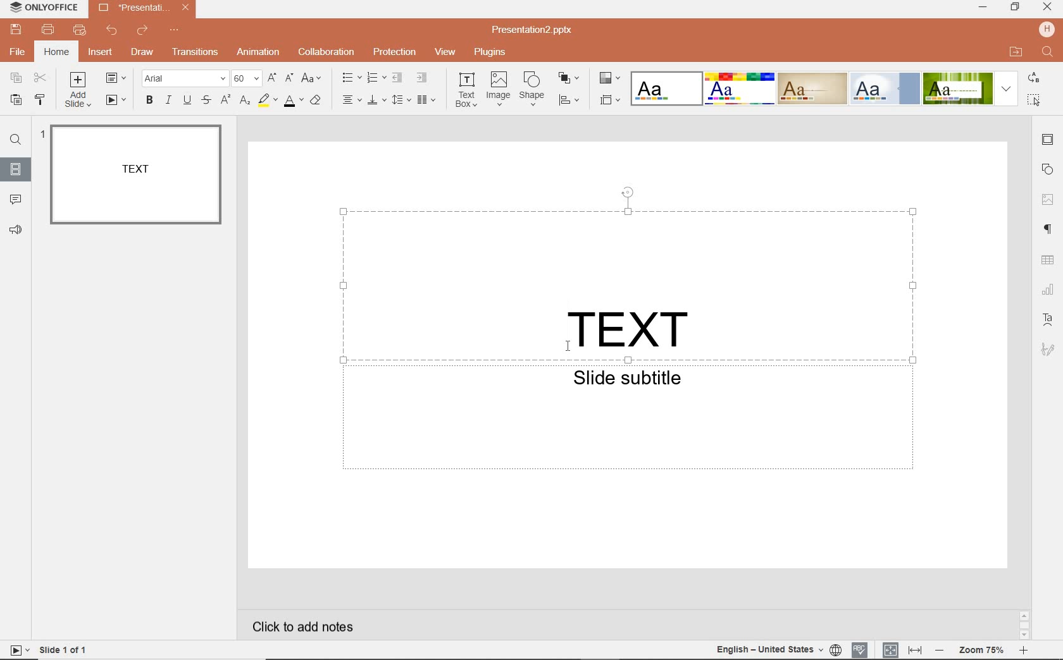 The width and height of the screenshot is (1063, 660). I want to click on CHANGE COLOR THEME, so click(609, 79).